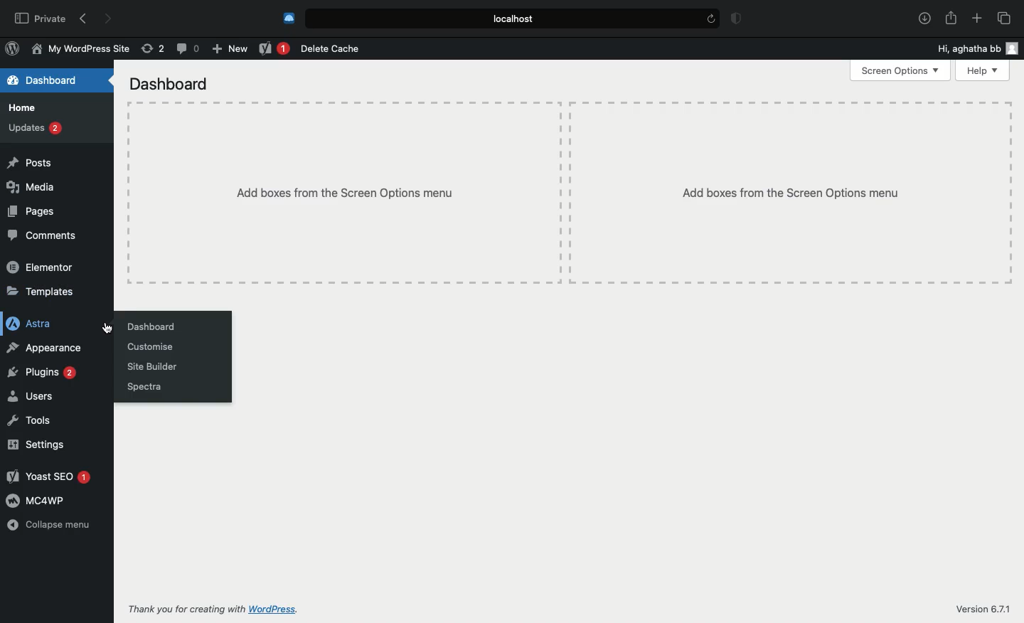  What do you see at coordinates (41, 499) in the screenshot?
I see `MC4WP` at bounding box center [41, 499].